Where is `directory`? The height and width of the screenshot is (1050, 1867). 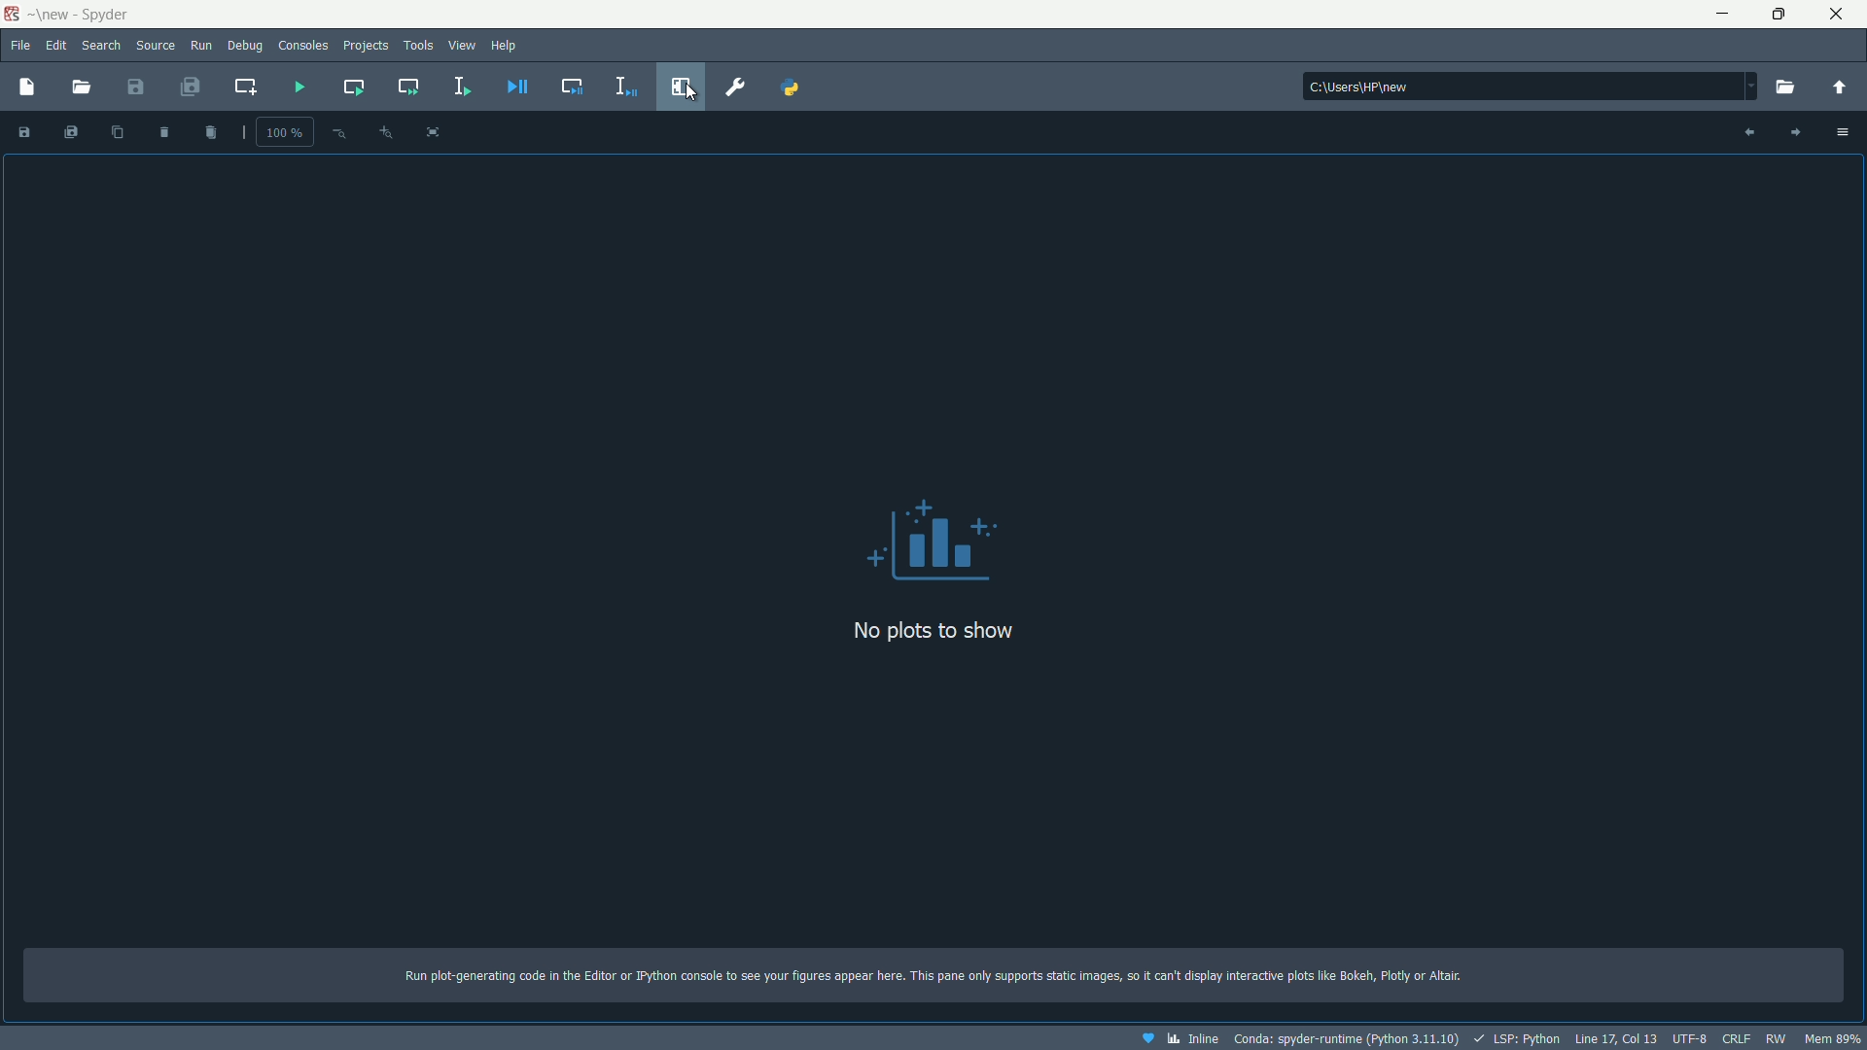
directory is located at coordinates (1531, 87).